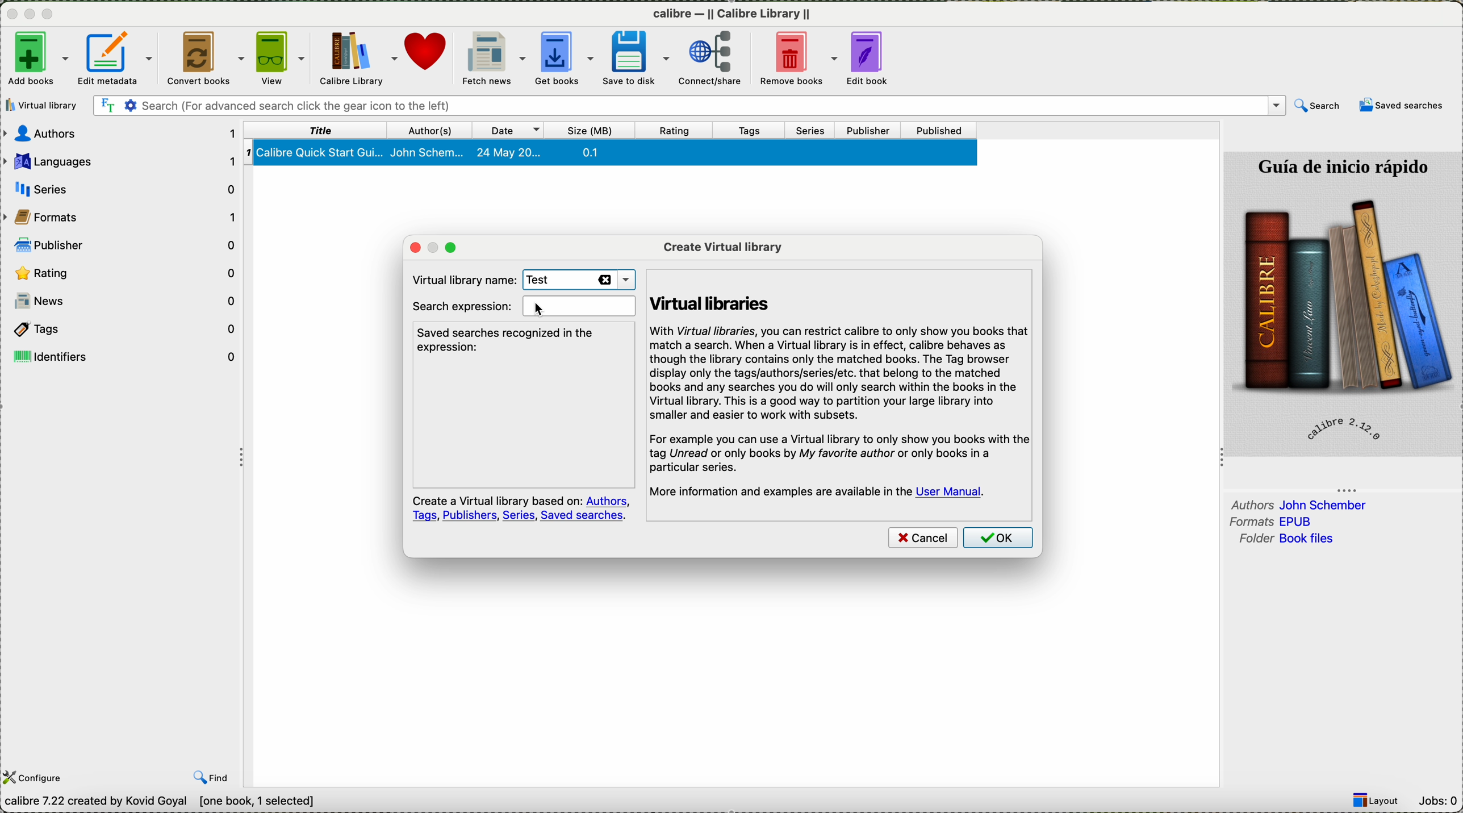  What do you see at coordinates (579, 280) in the screenshot?
I see `test name` at bounding box center [579, 280].